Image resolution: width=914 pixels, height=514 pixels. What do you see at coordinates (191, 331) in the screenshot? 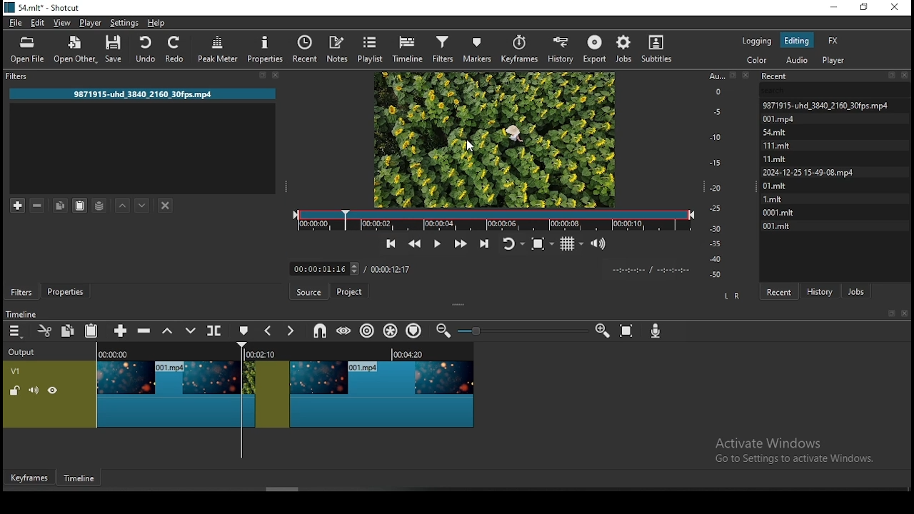
I see `overwrite` at bounding box center [191, 331].